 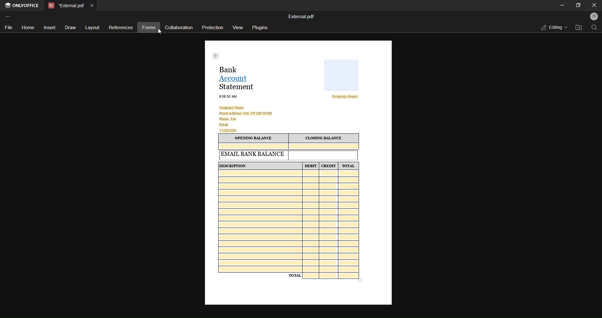 I want to click on find, so click(x=594, y=28).